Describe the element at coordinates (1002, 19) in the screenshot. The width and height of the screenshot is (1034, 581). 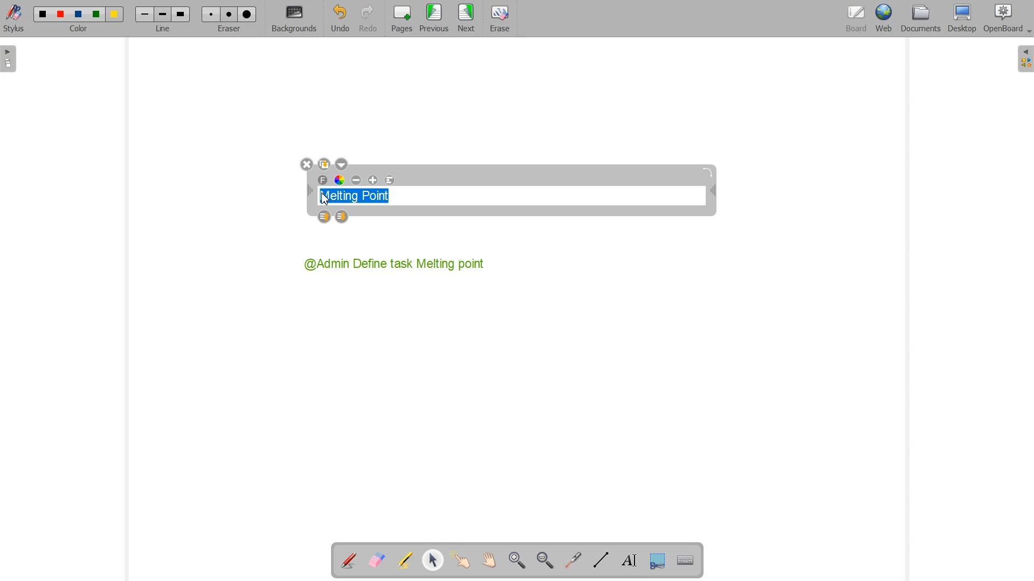
I see `OpenBoard` at that location.